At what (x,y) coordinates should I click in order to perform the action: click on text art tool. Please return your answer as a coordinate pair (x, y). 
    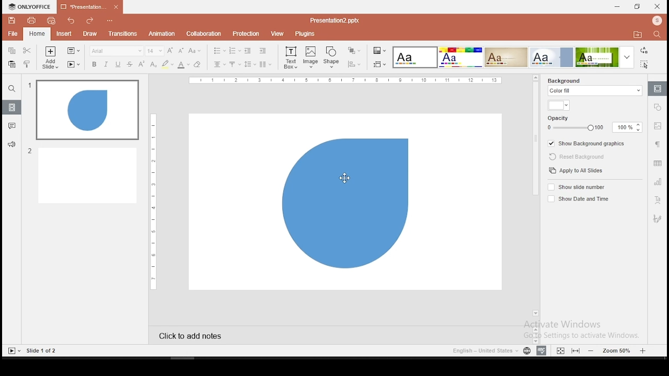
    Looking at the image, I should click on (659, 199).